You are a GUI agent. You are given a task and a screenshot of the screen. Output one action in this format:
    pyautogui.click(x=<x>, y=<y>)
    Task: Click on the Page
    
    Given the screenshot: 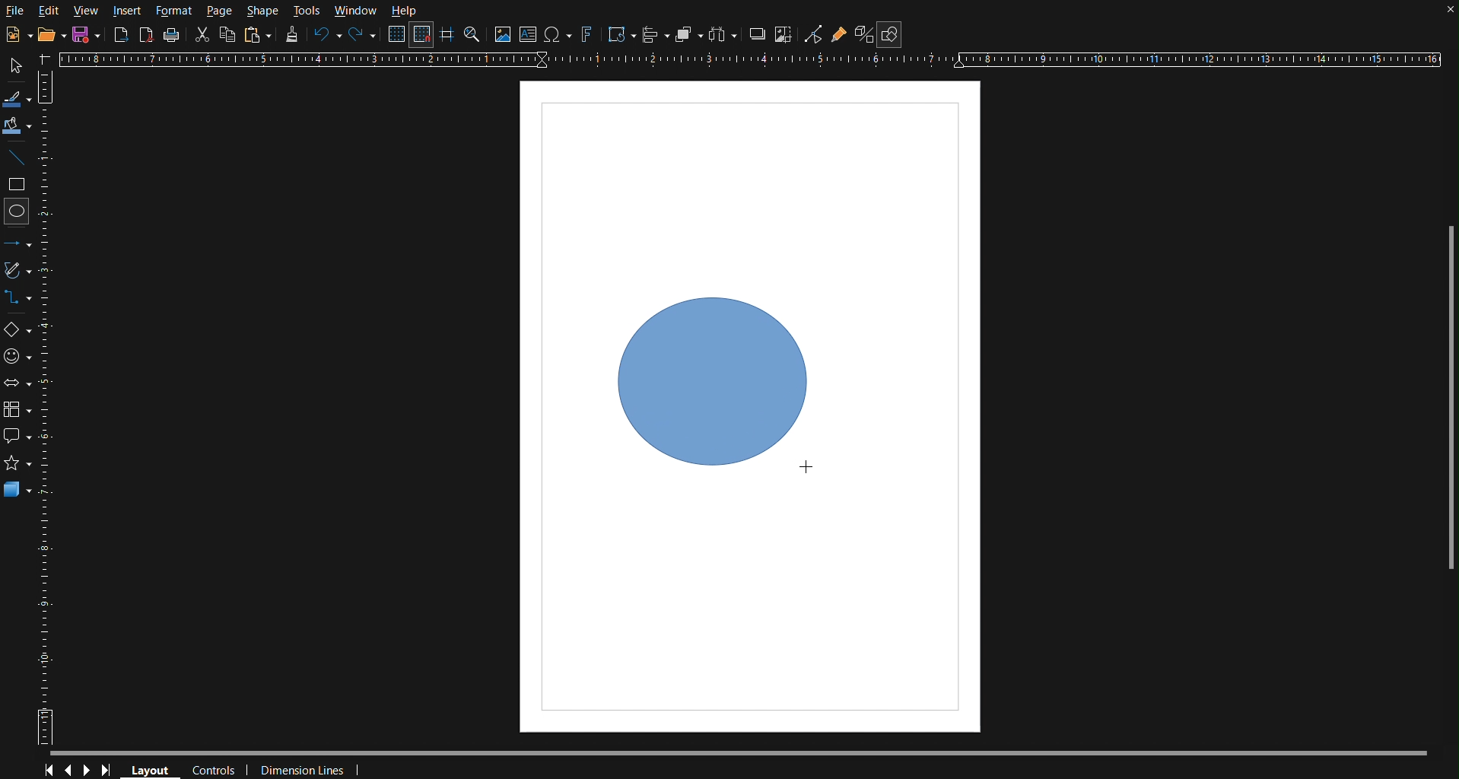 What is the action you would take?
    pyautogui.click(x=221, y=11)
    